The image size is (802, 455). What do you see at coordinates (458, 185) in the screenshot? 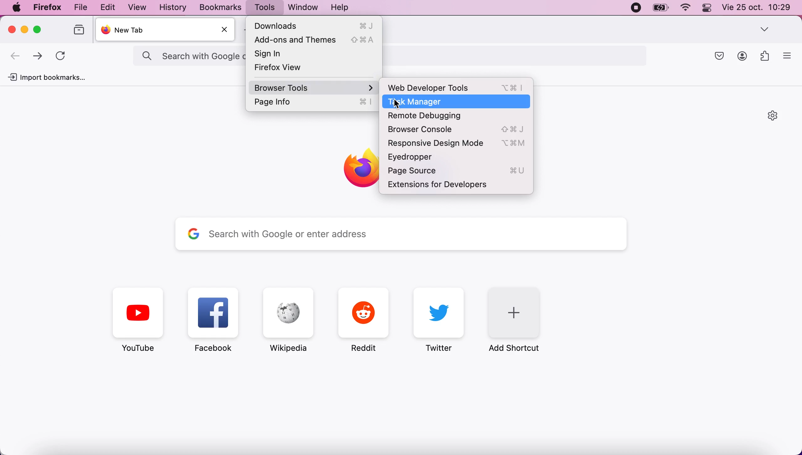
I see `Extensions for Developers` at bounding box center [458, 185].